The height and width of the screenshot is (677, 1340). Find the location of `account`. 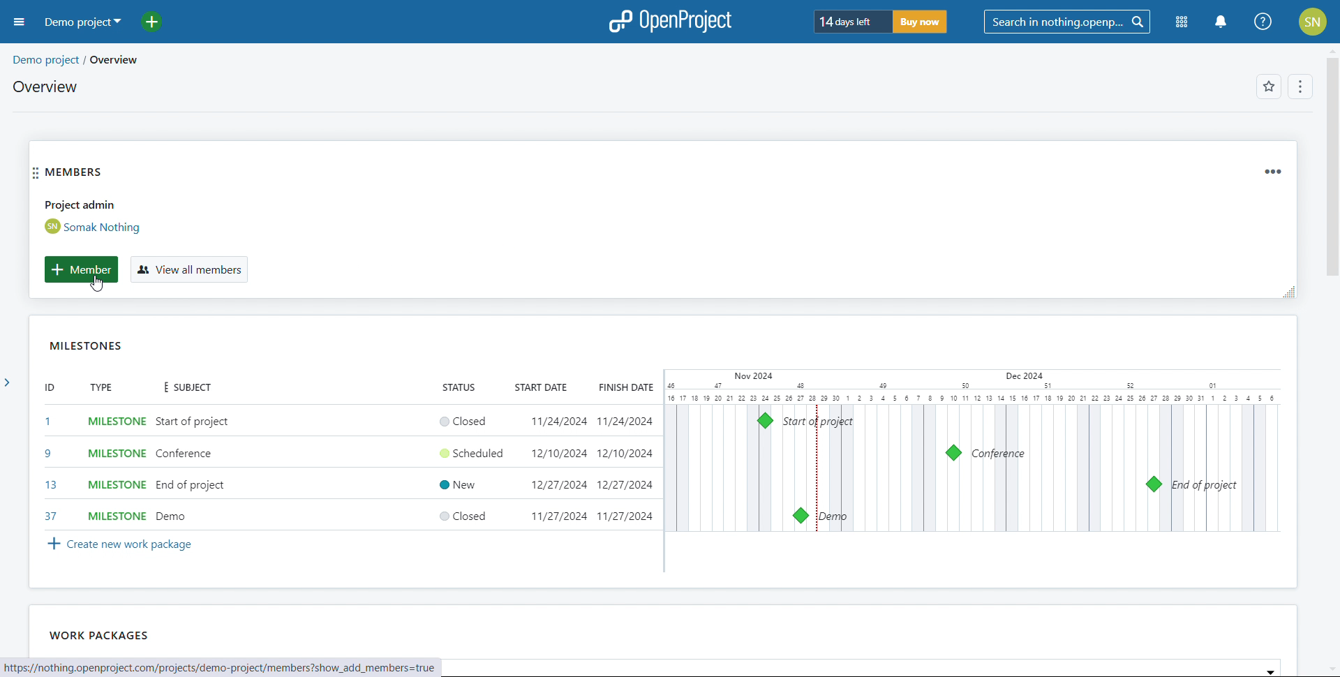

account is located at coordinates (1313, 21).